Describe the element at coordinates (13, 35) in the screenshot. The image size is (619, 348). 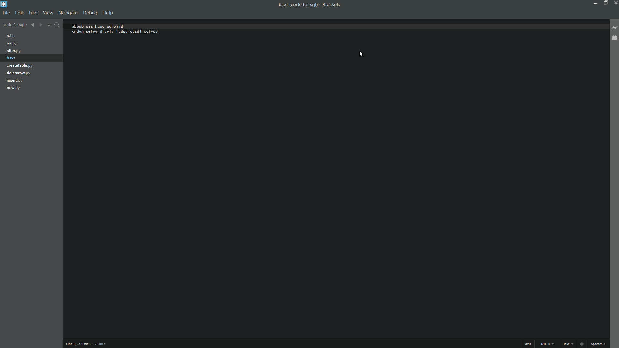
I see `a.txt` at that location.